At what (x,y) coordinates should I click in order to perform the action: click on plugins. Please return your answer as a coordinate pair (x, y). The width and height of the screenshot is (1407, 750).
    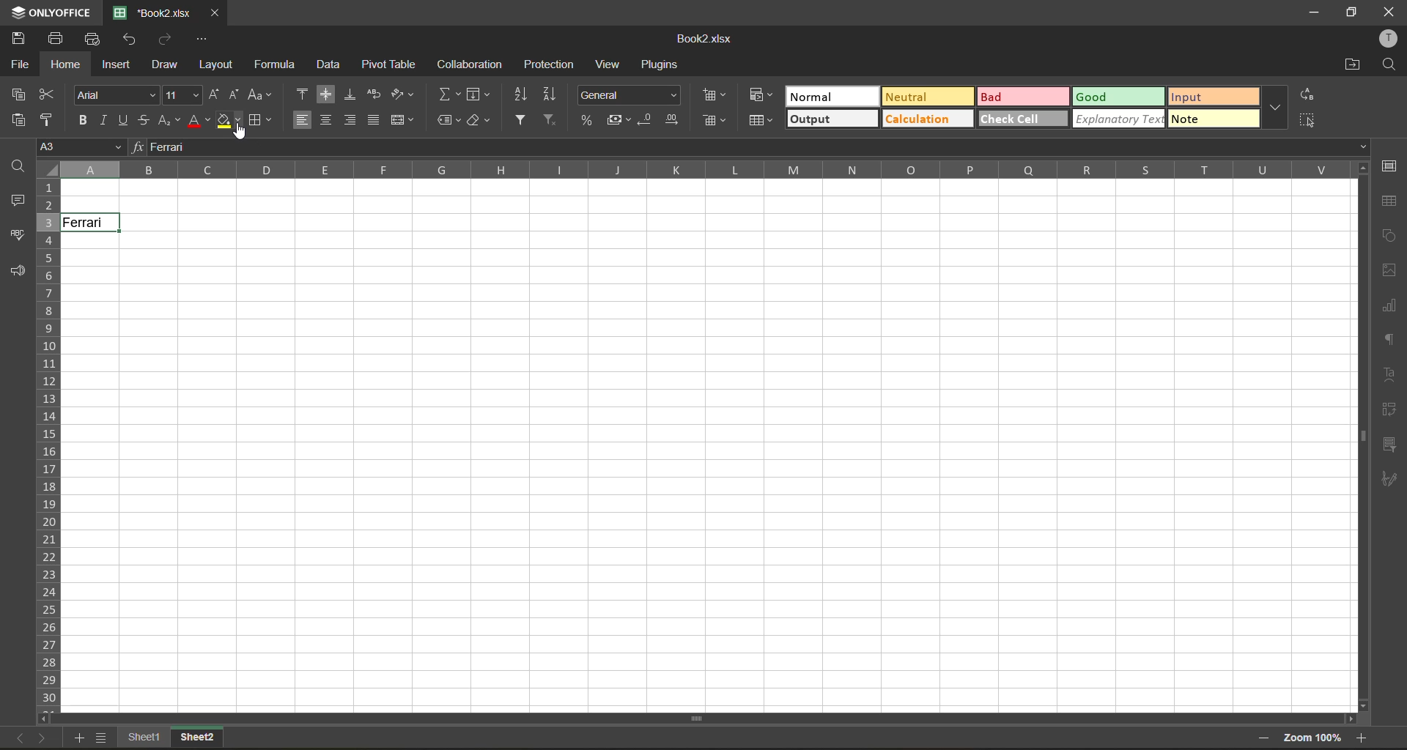
    Looking at the image, I should click on (662, 67).